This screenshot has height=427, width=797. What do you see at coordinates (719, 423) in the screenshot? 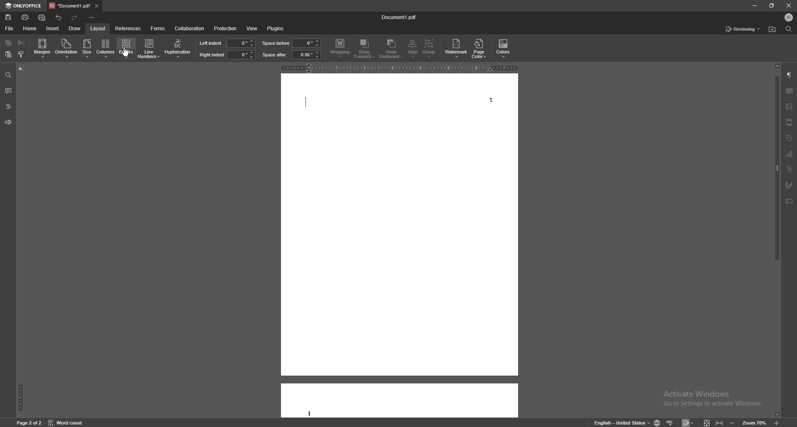
I see `fit to width` at bounding box center [719, 423].